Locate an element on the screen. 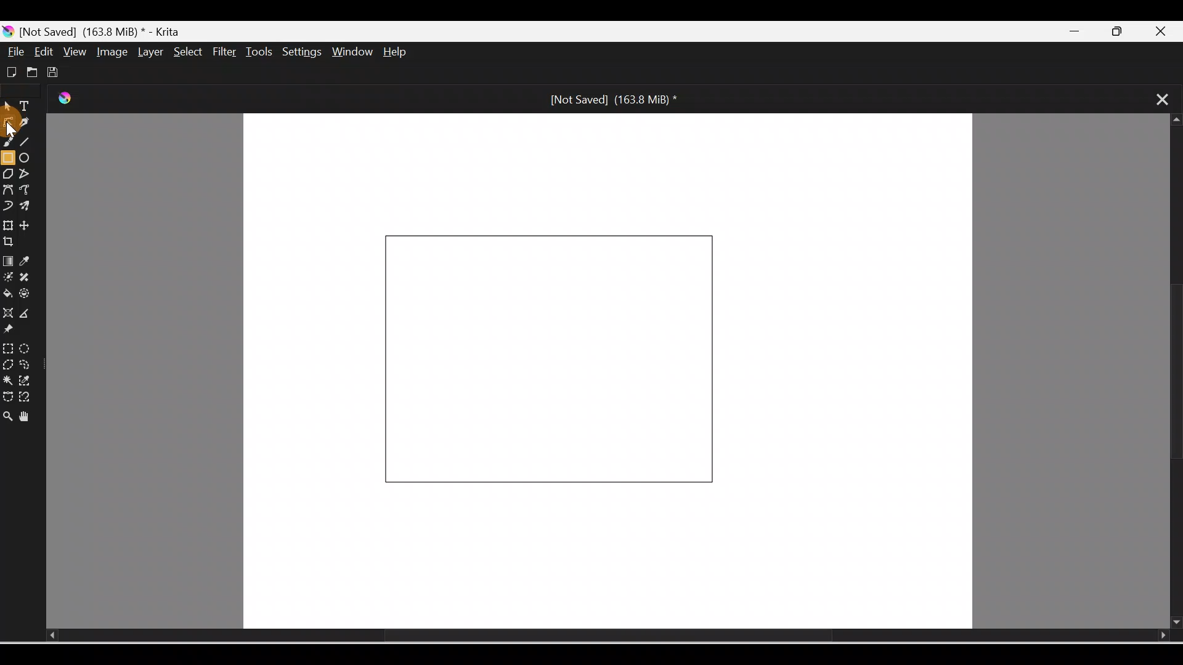 This screenshot has width=1183, height=665. Bezier curve selection tool is located at coordinates (7, 393).